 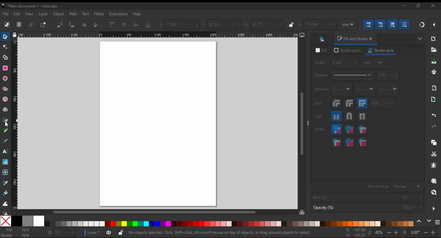 What do you see at coordinates (395, 186) in the screenshot?
I see `blend mode` at bounding box center [395, 186].